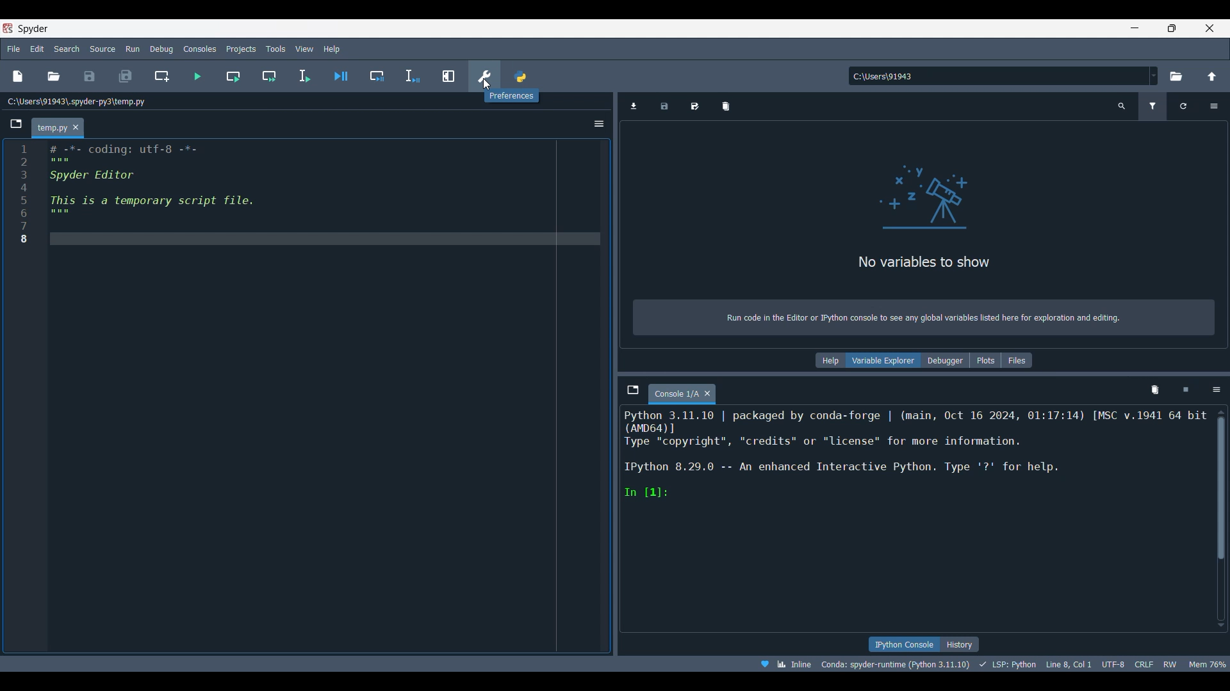 The image size is (1230, 691). I want to click on Tools menu, so click(276, 49).